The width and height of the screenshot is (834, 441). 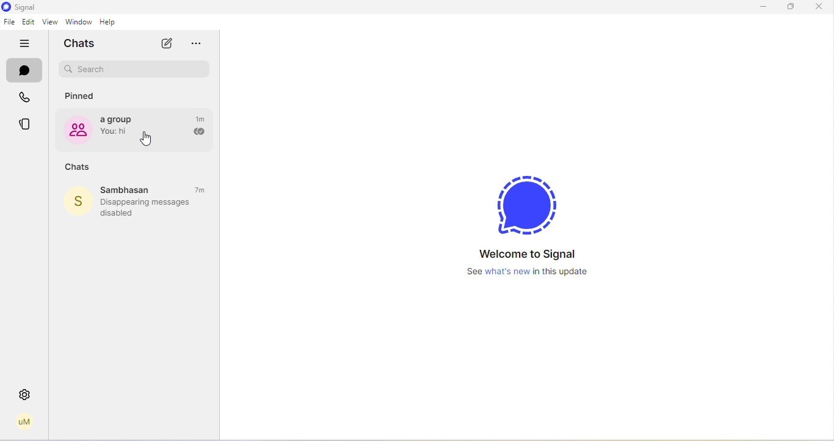 I want to click on minimize, so click(x=761, y=7).